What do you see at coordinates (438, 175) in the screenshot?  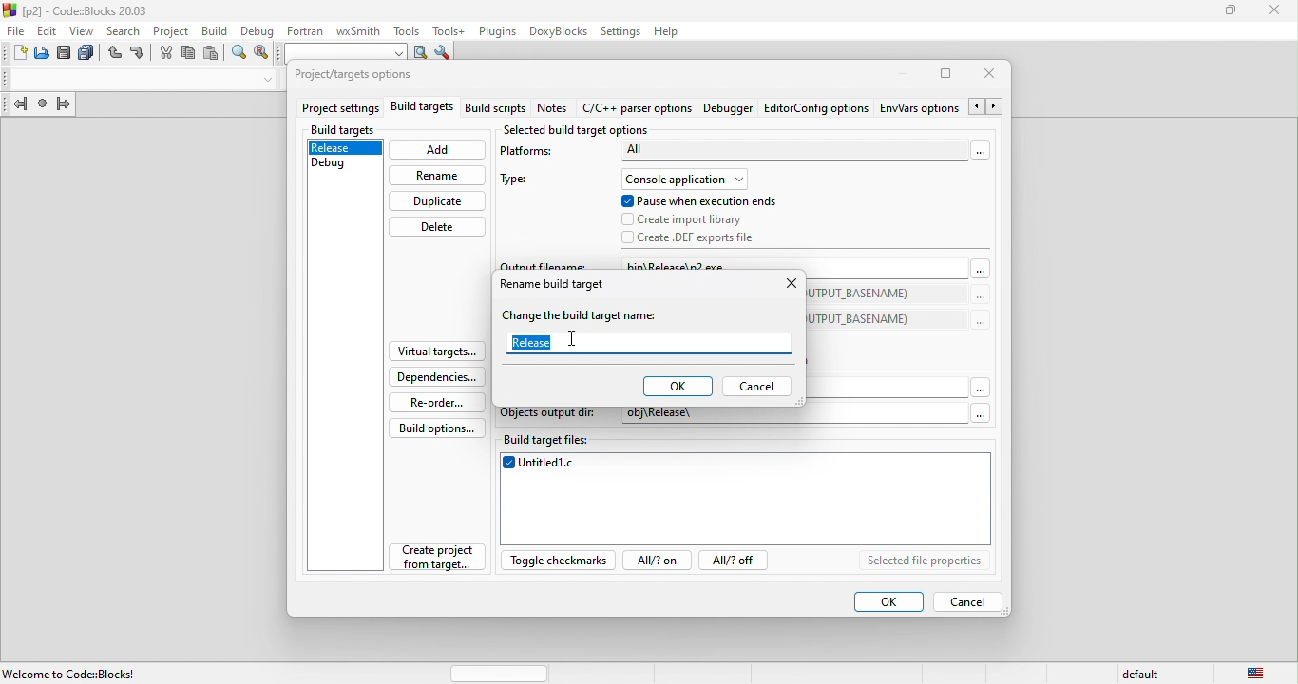 I see `rename` at bounding box center [438, 175].